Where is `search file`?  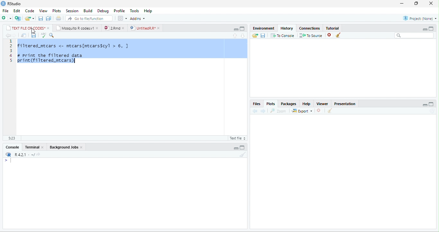
search file is located at coordinates (89, 19).